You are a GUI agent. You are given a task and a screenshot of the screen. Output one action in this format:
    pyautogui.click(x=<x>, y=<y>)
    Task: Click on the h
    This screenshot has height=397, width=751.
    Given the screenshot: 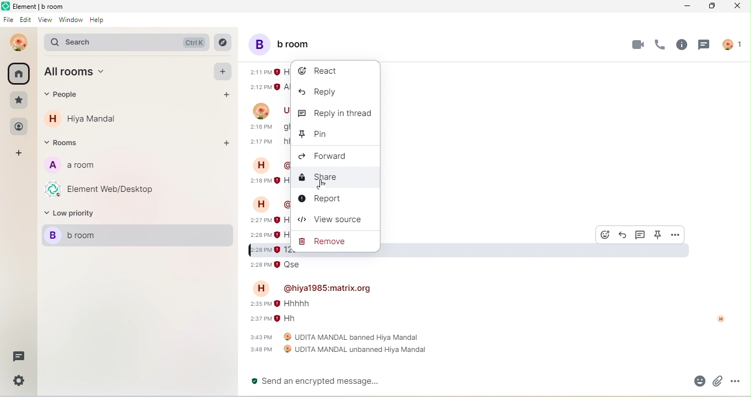 What is the action you would take?
    pyautogui.click(x=717, y=318)
    